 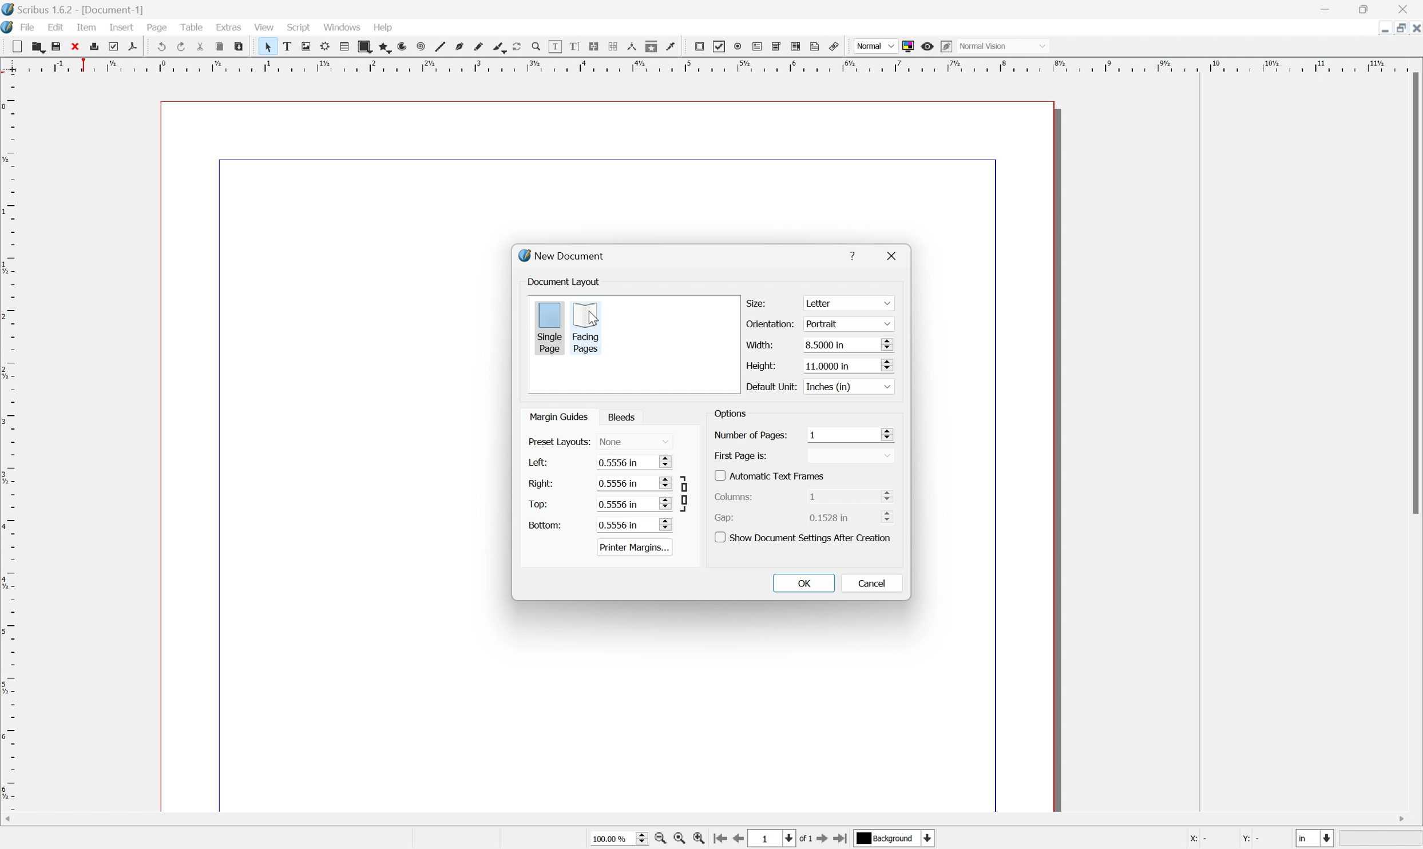 I want to click on 0.5556 in, so click(x=634, y=463).